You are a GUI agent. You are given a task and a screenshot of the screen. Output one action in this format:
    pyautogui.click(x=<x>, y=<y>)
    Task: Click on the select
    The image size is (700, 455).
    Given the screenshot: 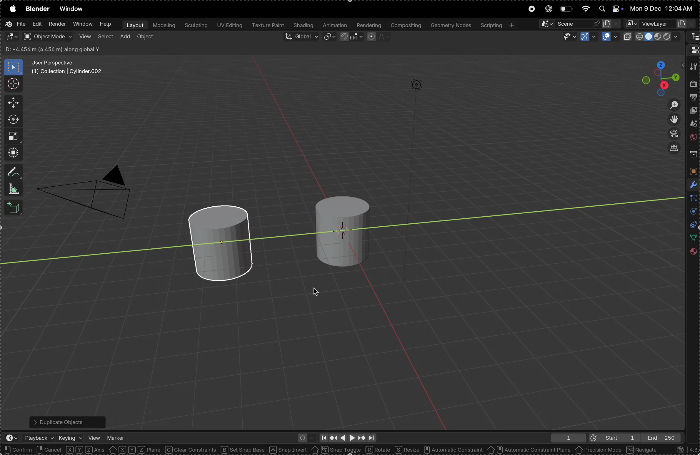 What is the action you would take?
    pyautogui.click(x=105, y=38)
    